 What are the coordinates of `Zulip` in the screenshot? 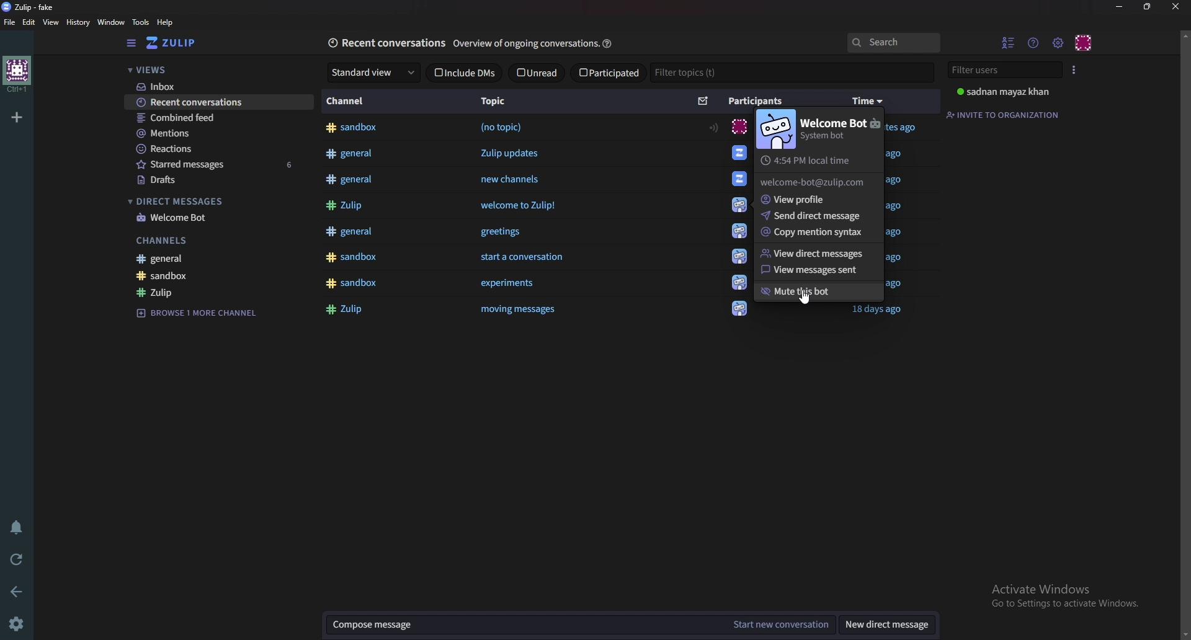 It's located at (219, 291).